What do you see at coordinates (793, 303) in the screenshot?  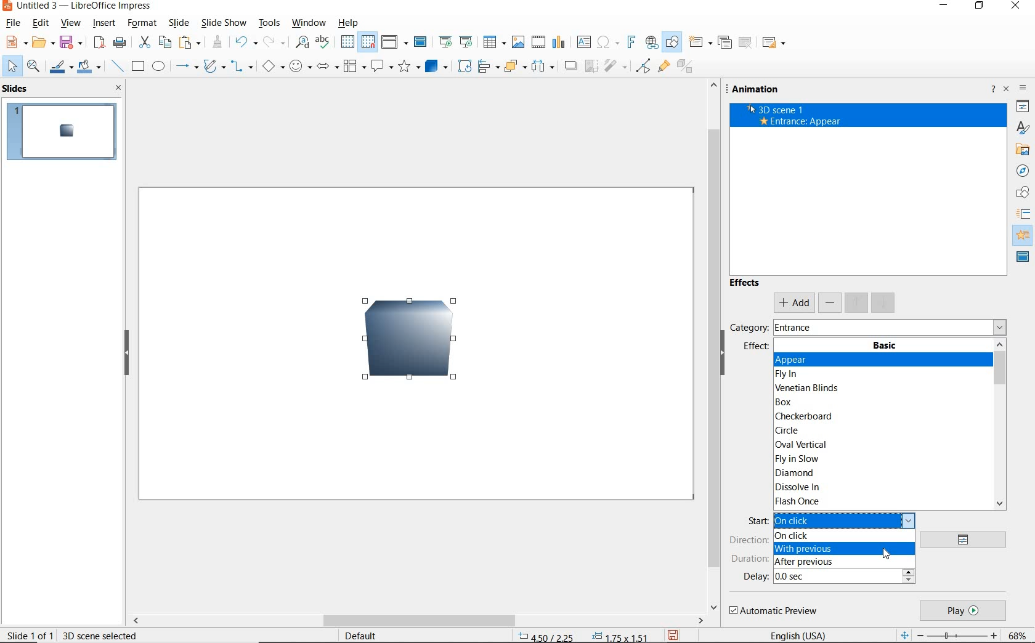 I see `add` at bounding box center [793, 303].